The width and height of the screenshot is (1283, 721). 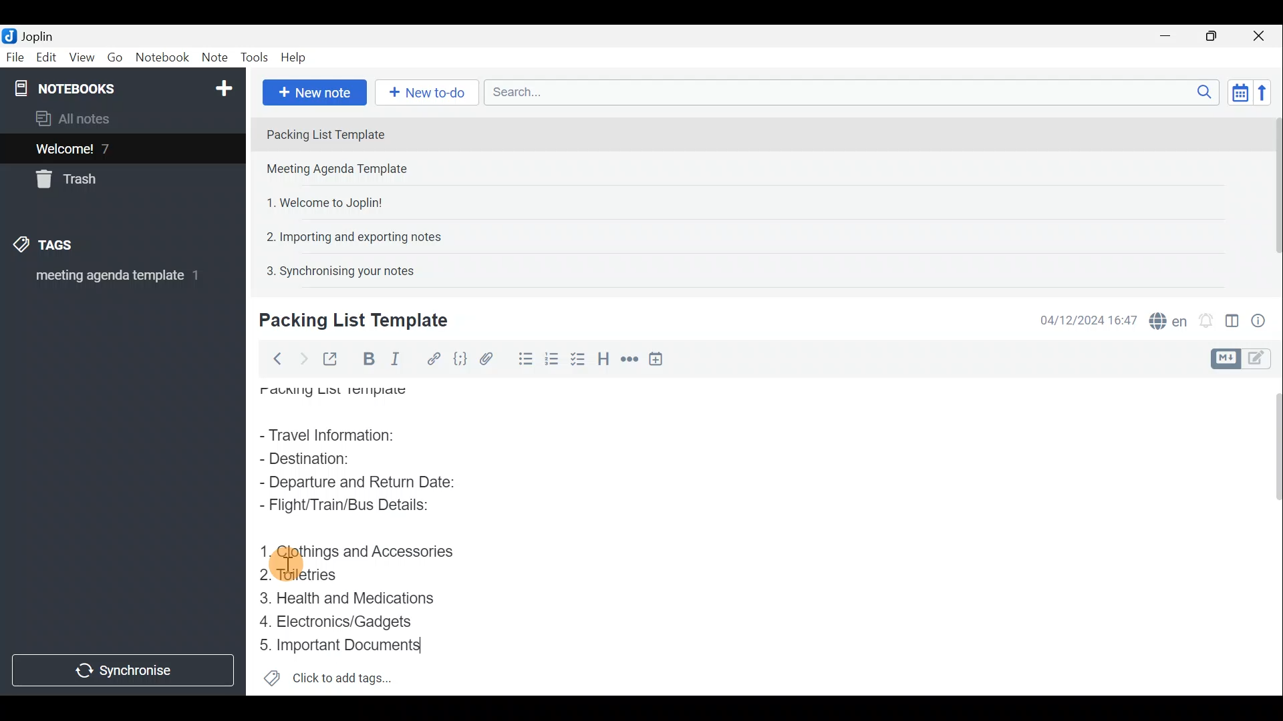 What do you see at coordinates (121, 87) in the screenshot?
I see `Notebook` at bounding box center [121, 87].